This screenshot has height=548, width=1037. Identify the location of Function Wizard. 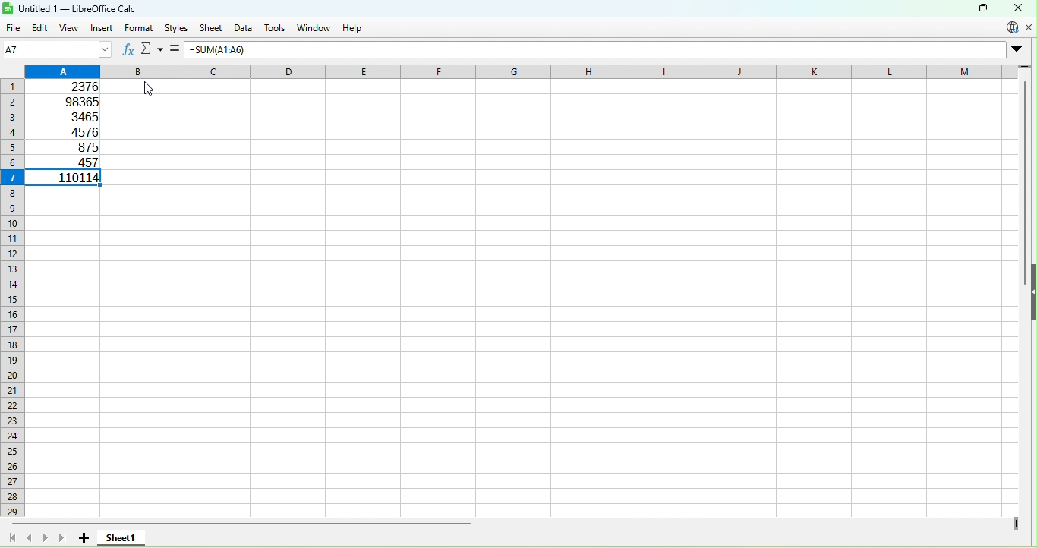
(129, 48).